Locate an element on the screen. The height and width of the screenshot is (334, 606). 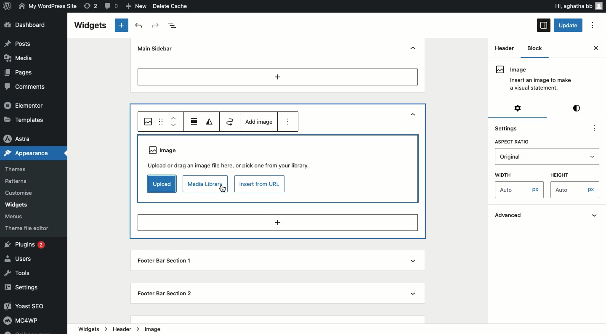
Widgets is located at coordinates (89, 328).